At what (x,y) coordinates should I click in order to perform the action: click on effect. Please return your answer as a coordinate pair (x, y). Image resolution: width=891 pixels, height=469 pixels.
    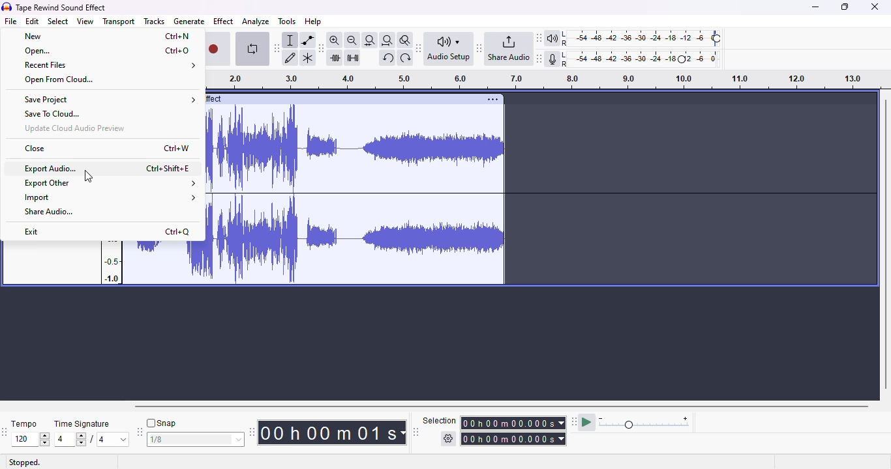
    Looking at the image, I should click on (223, 21).